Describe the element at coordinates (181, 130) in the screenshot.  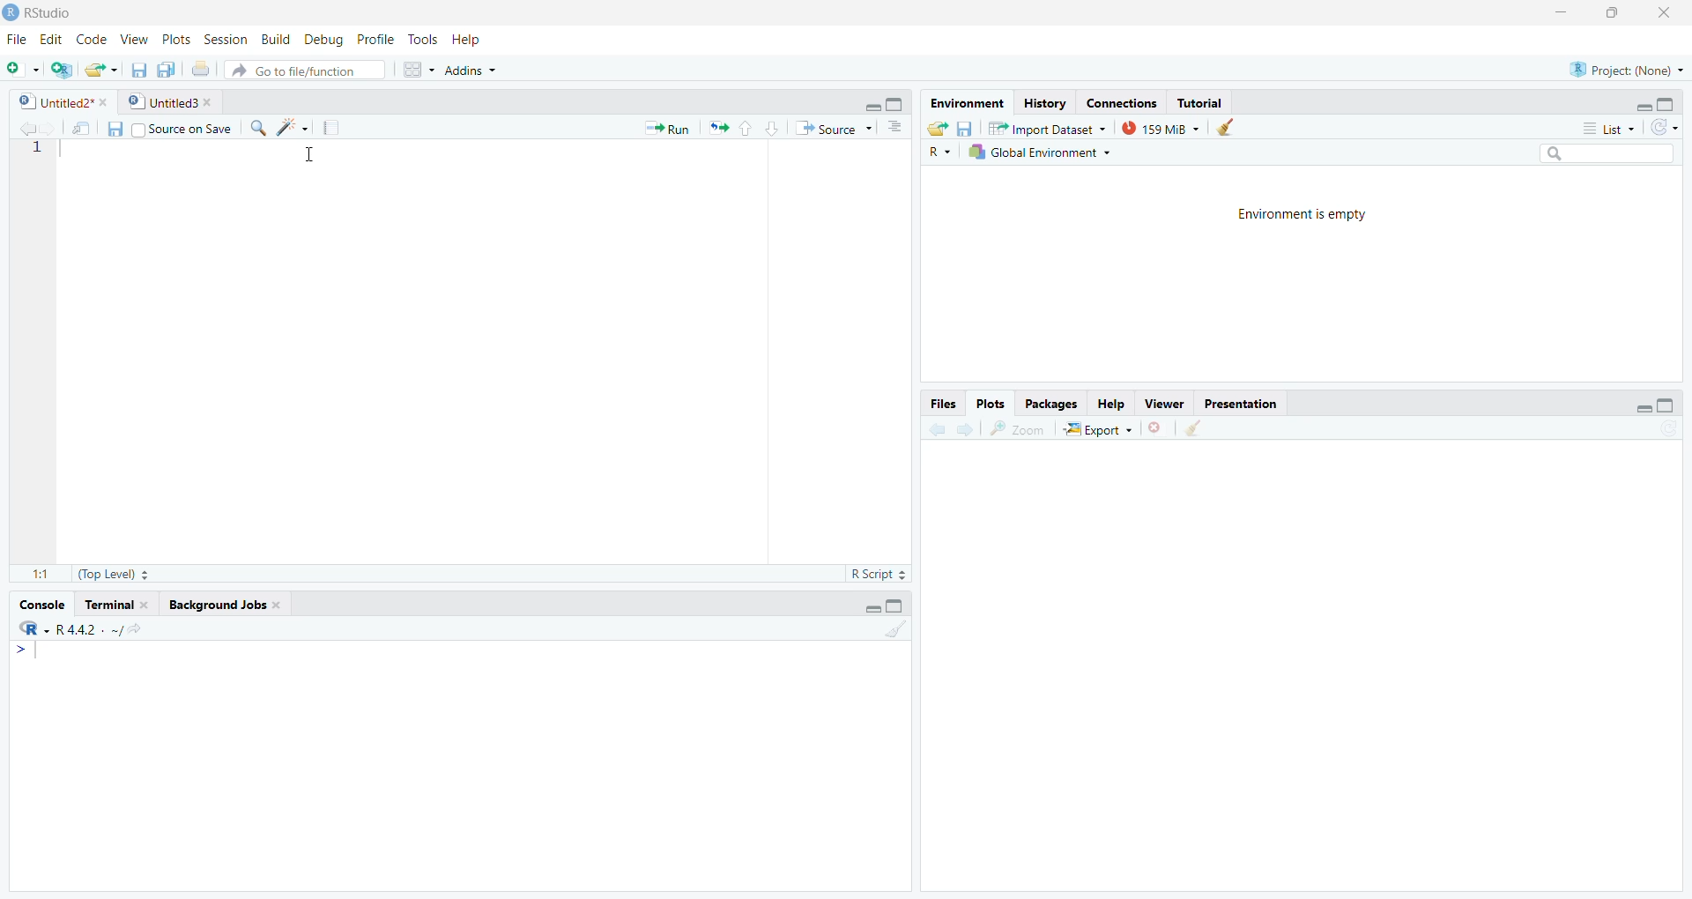
I see `Source on Save` at that location.